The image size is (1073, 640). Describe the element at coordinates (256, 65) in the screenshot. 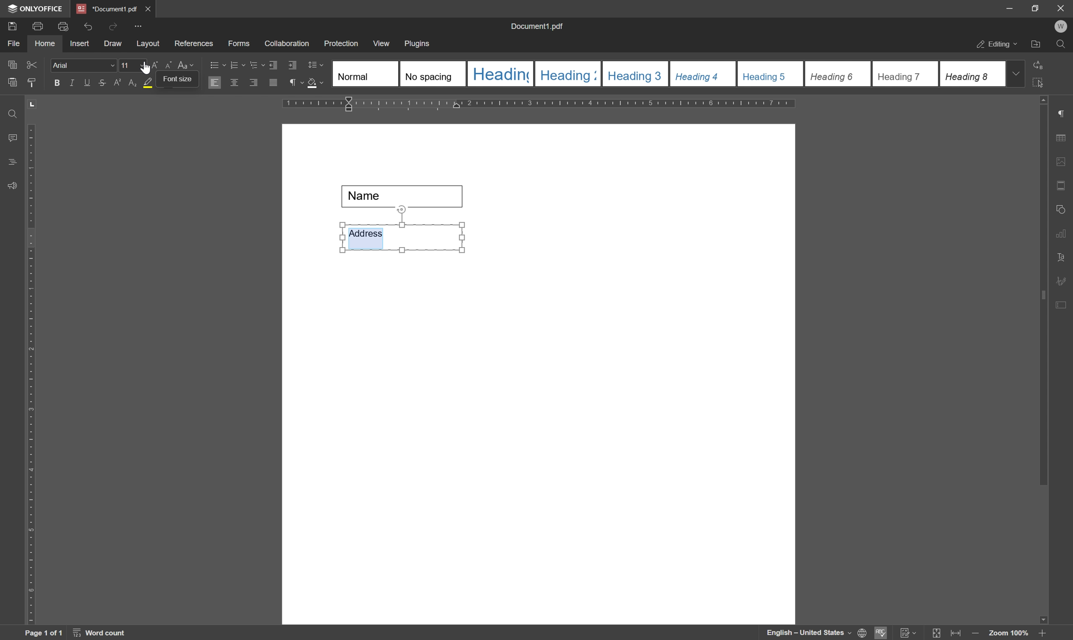

I see `multilevel list` at that location.